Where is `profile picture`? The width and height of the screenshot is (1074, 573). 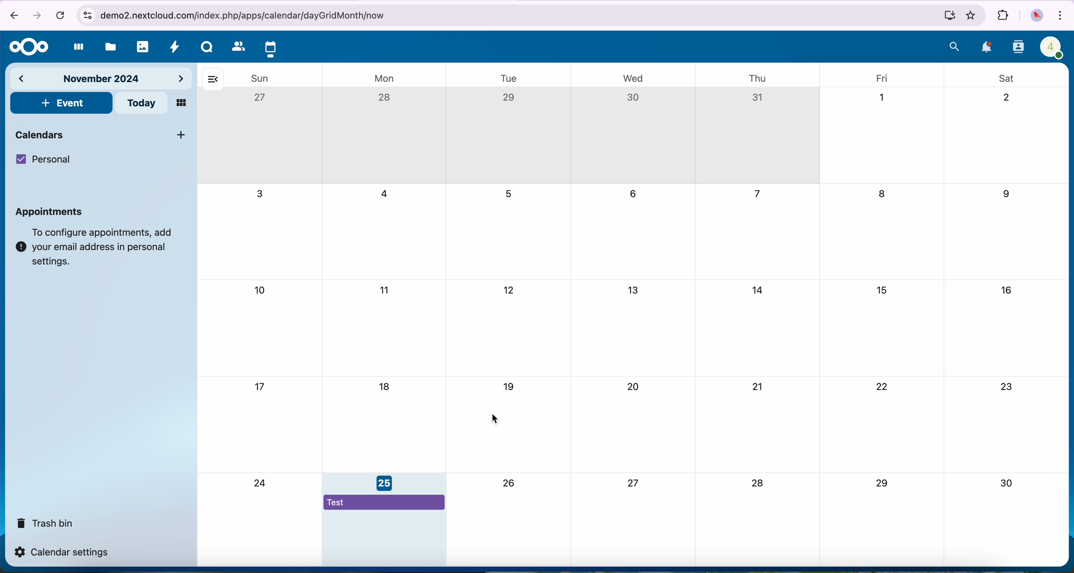
profile picture is located at coordinates (1035, 16).